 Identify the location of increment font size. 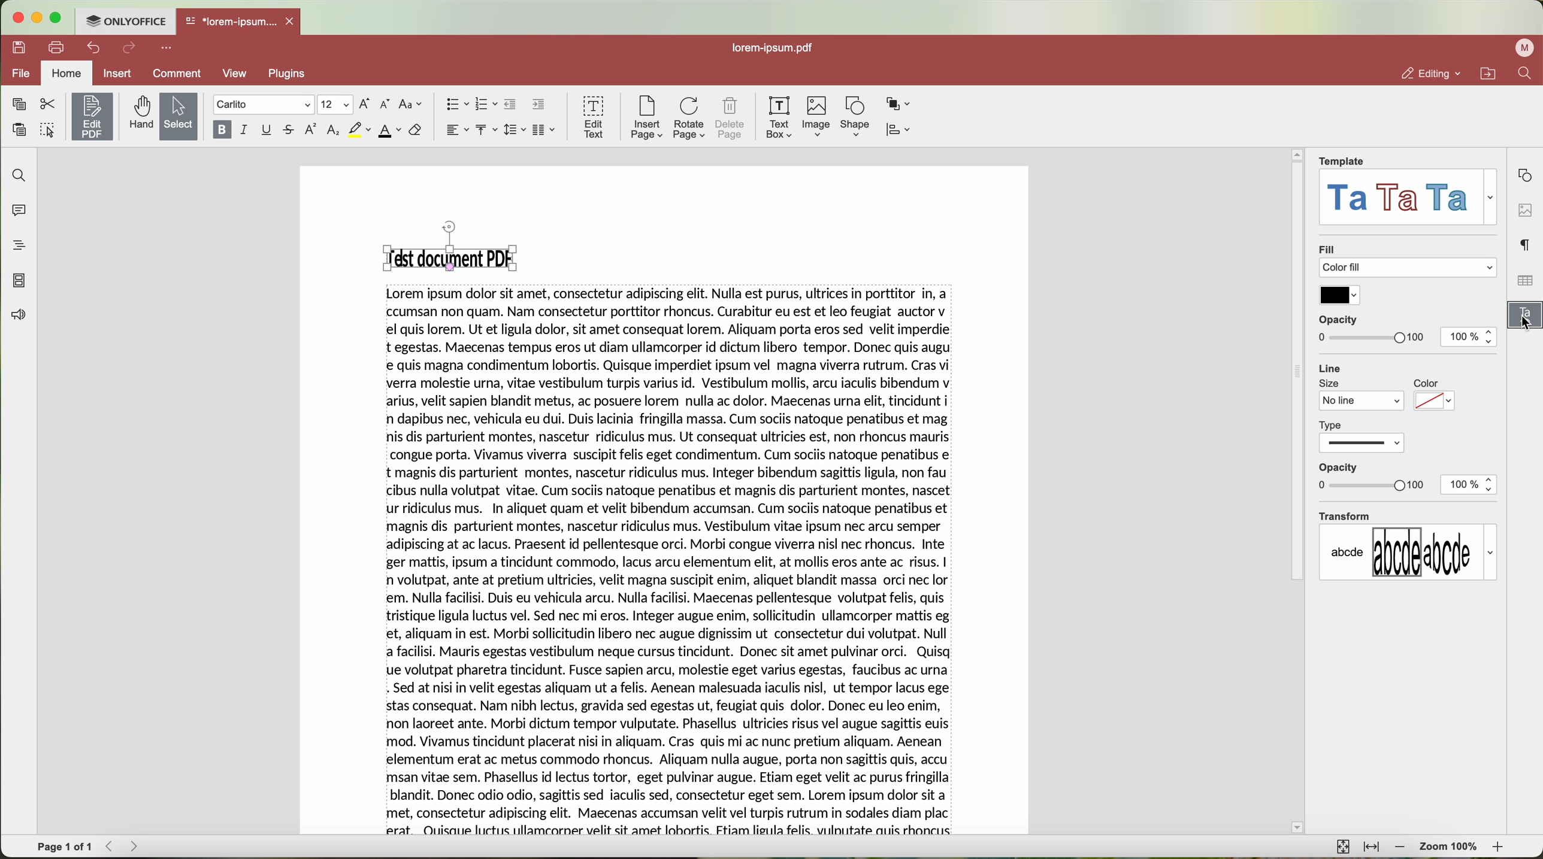
(365, 104).